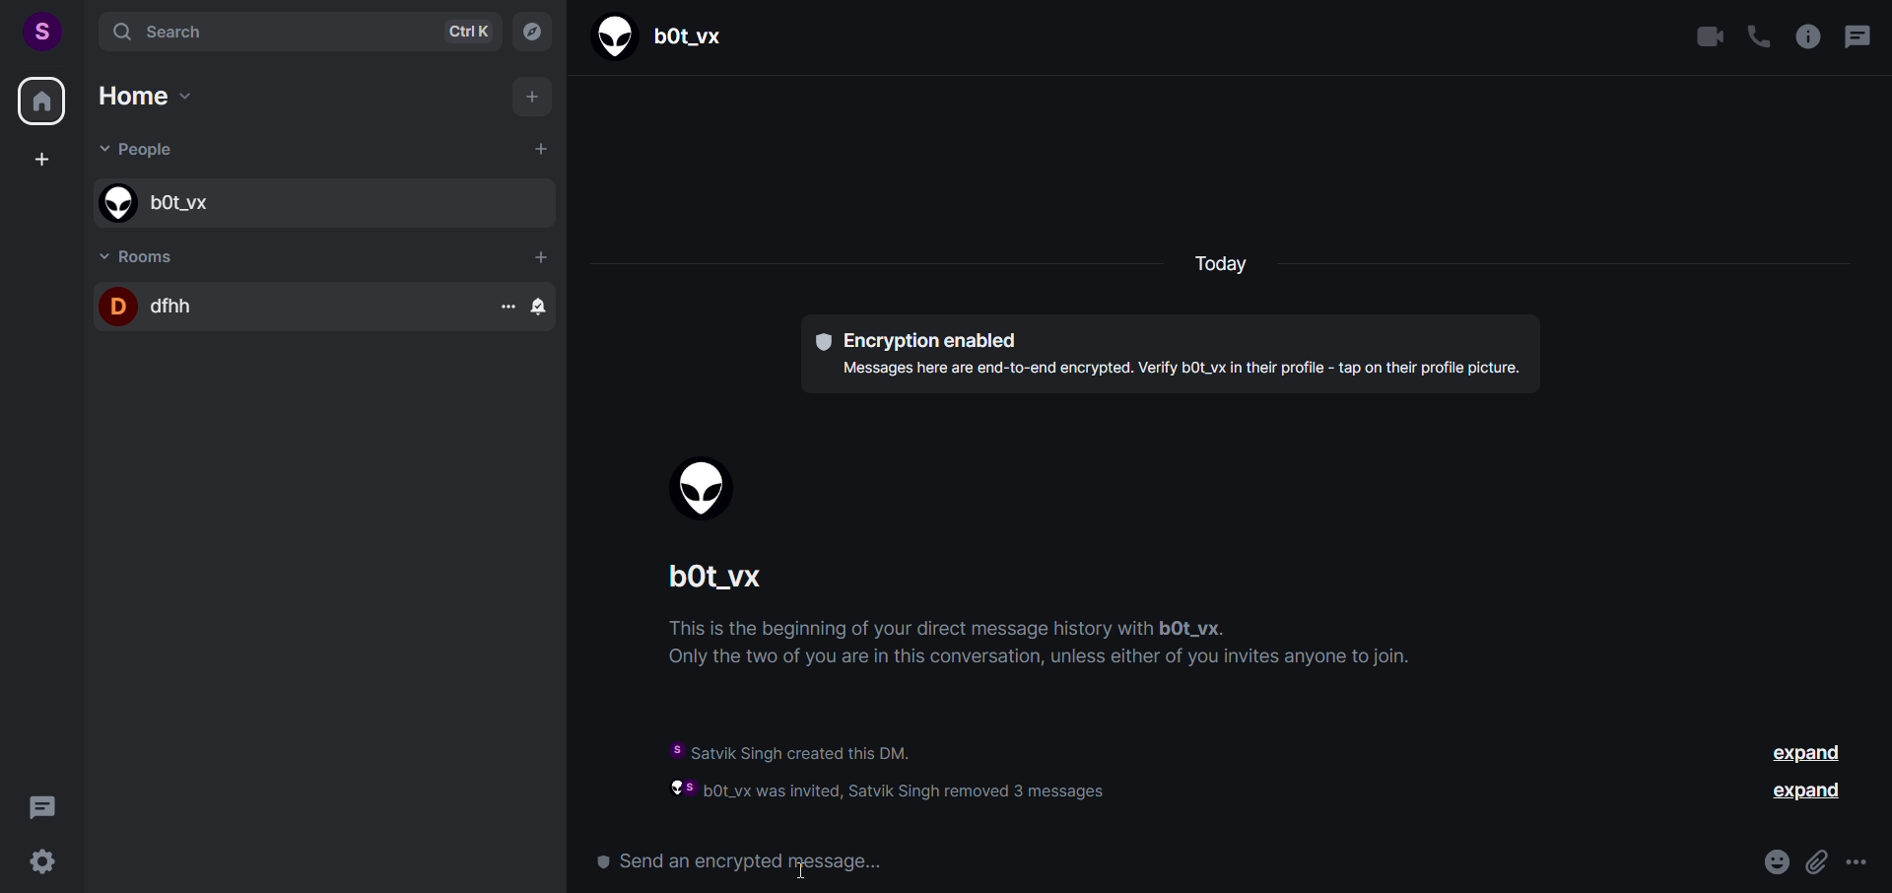 This screenshot has height=893, width=1892. Describe the element at coordinates (729, 580) in the screenshot. I see `people name` at that location.